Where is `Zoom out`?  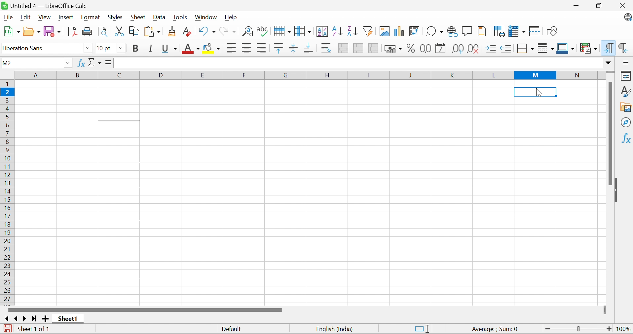 Zoom out is located at coordinates (547, 329).